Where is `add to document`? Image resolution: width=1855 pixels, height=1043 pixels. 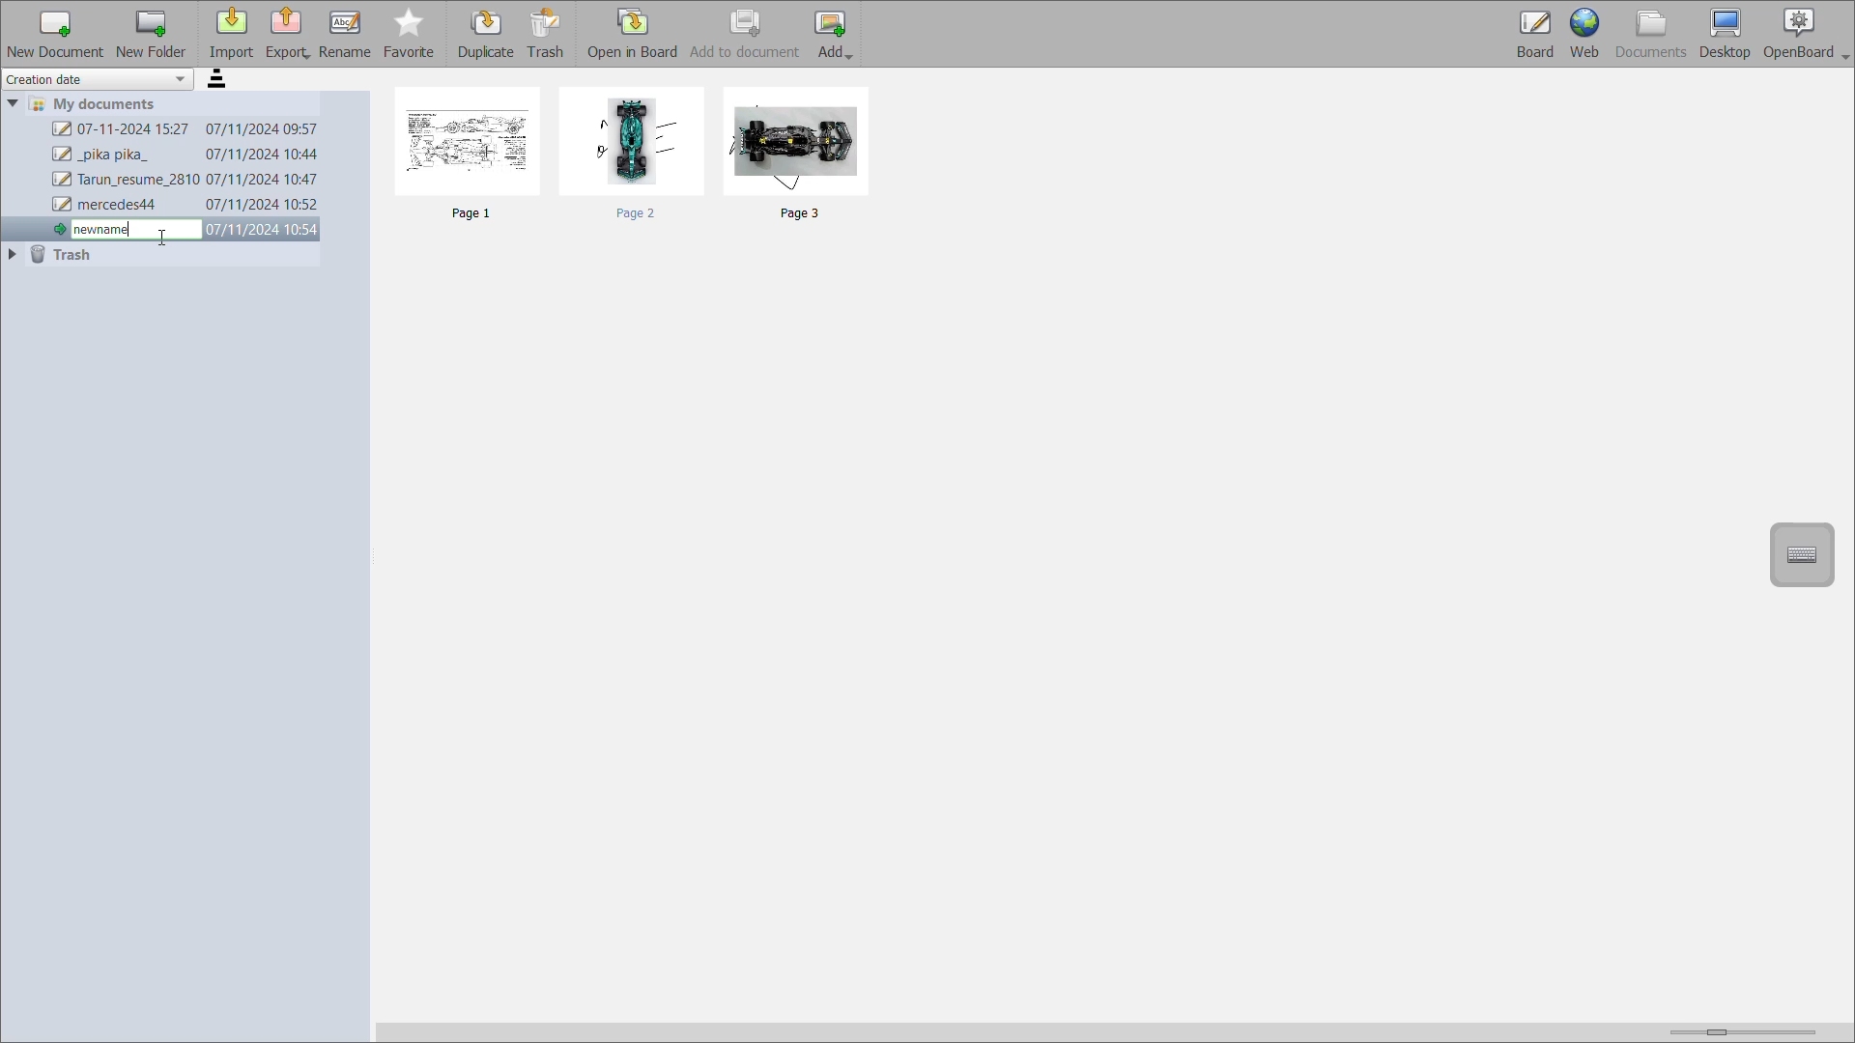
add to document is located at coordinates (747, 34).